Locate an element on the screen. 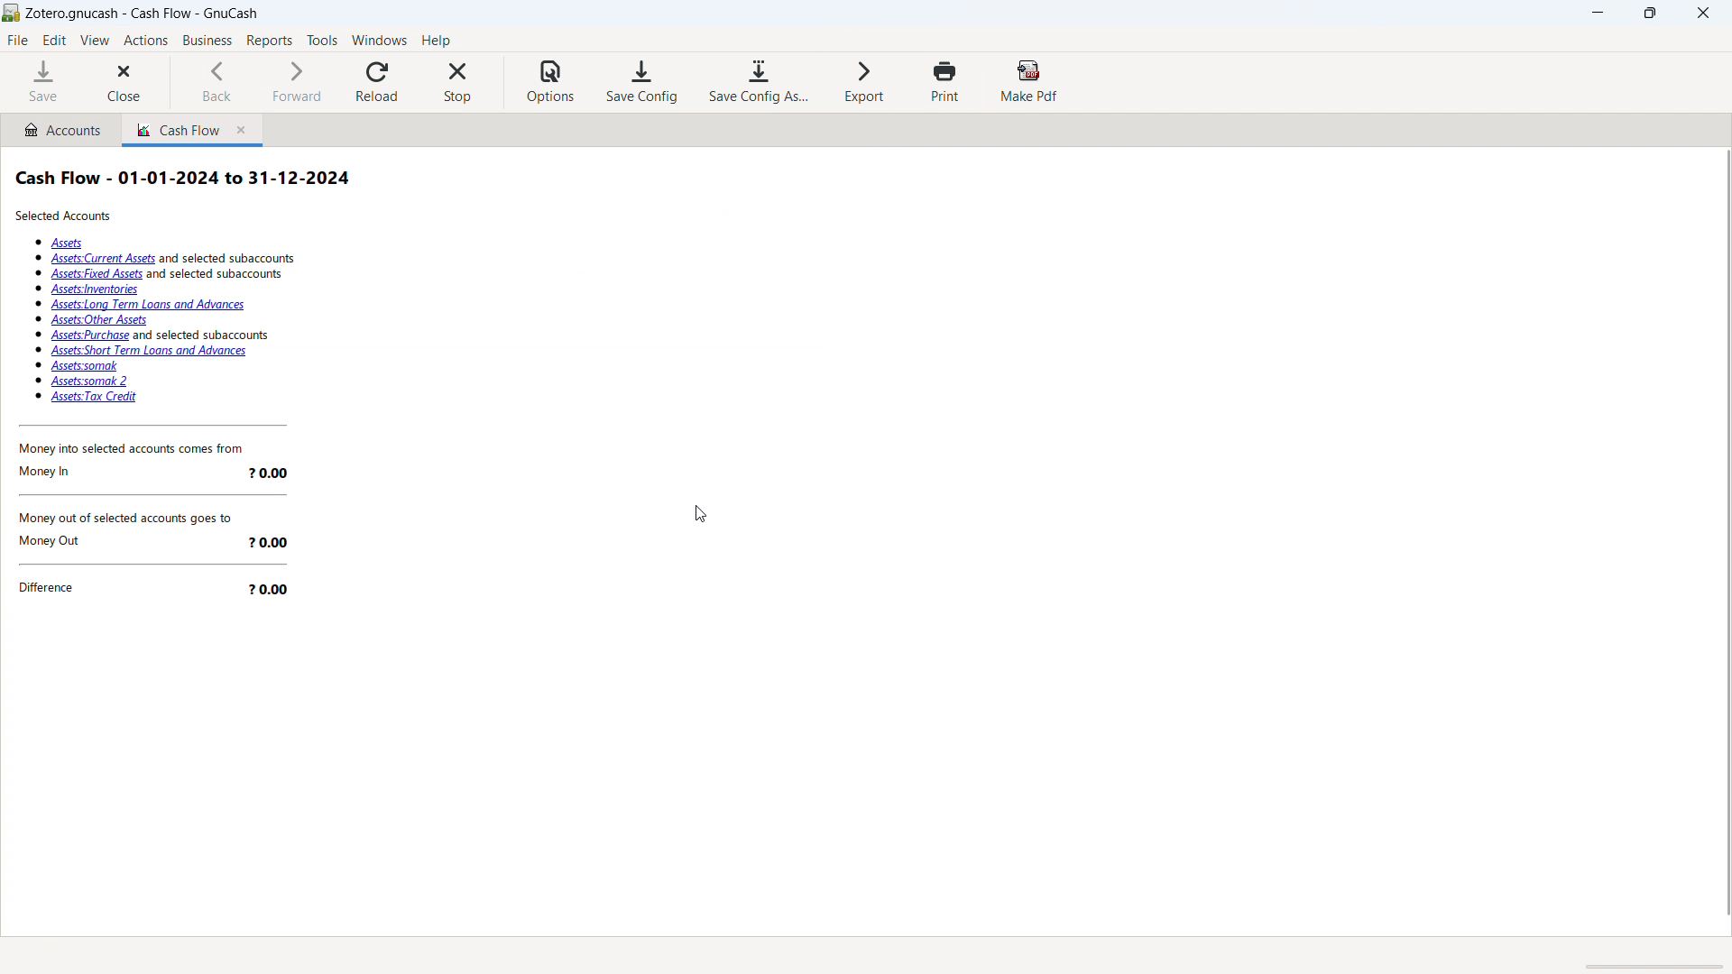  maximize is located at coordinates (1649, 14).